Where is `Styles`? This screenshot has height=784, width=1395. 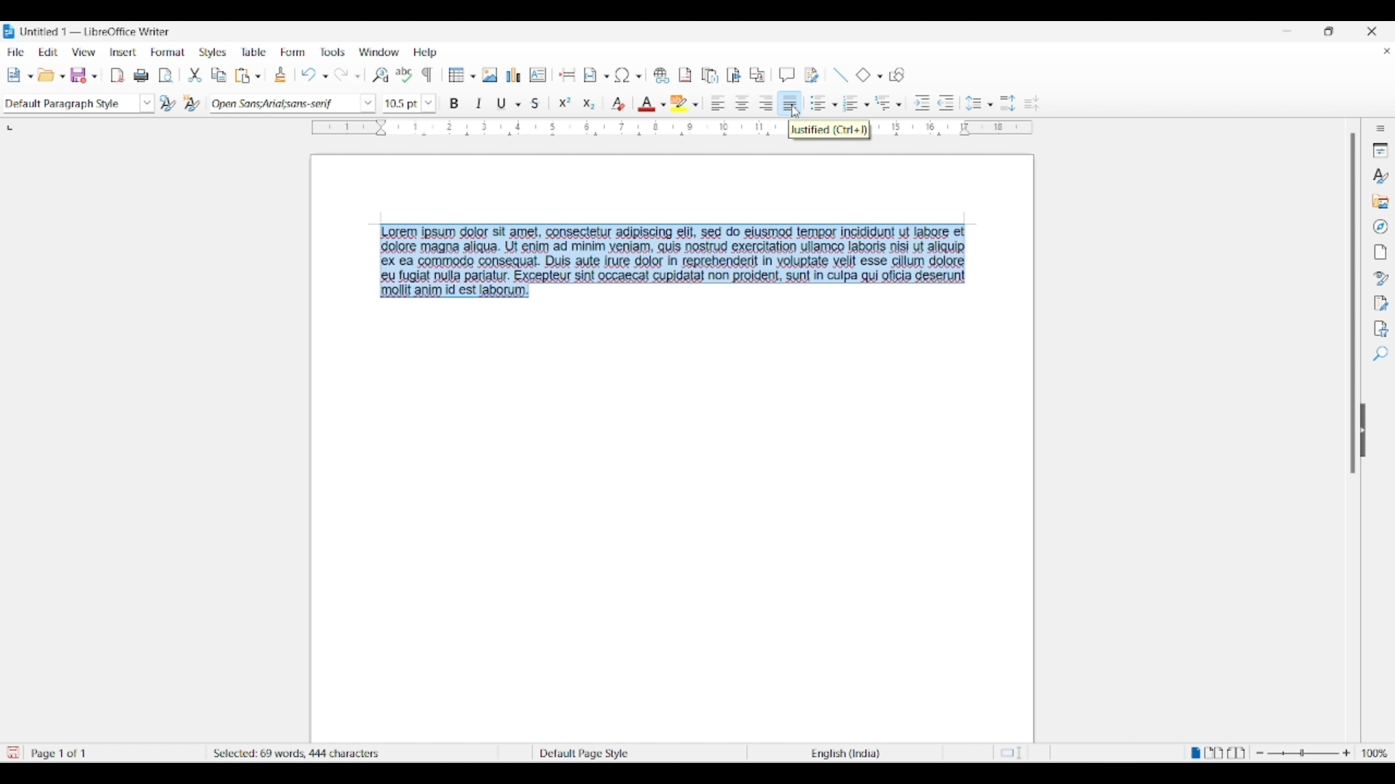
Styles is located at coordinates (212, 52).